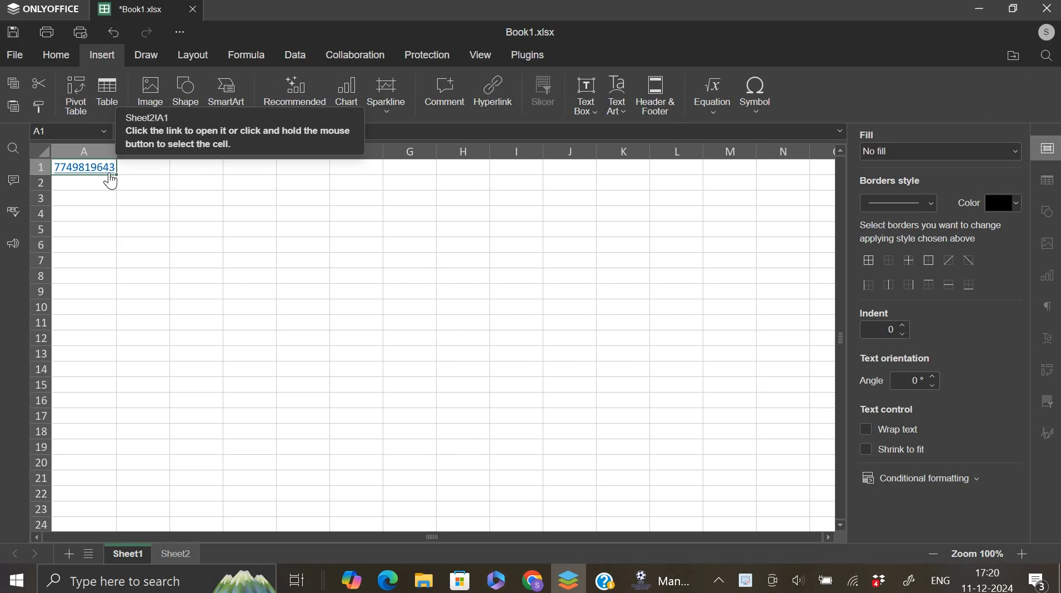 The height and width of the screenshot is (593, 1061). Describe the element at coordinates (893, 439) in the screenshot. I see `text control` at that location.